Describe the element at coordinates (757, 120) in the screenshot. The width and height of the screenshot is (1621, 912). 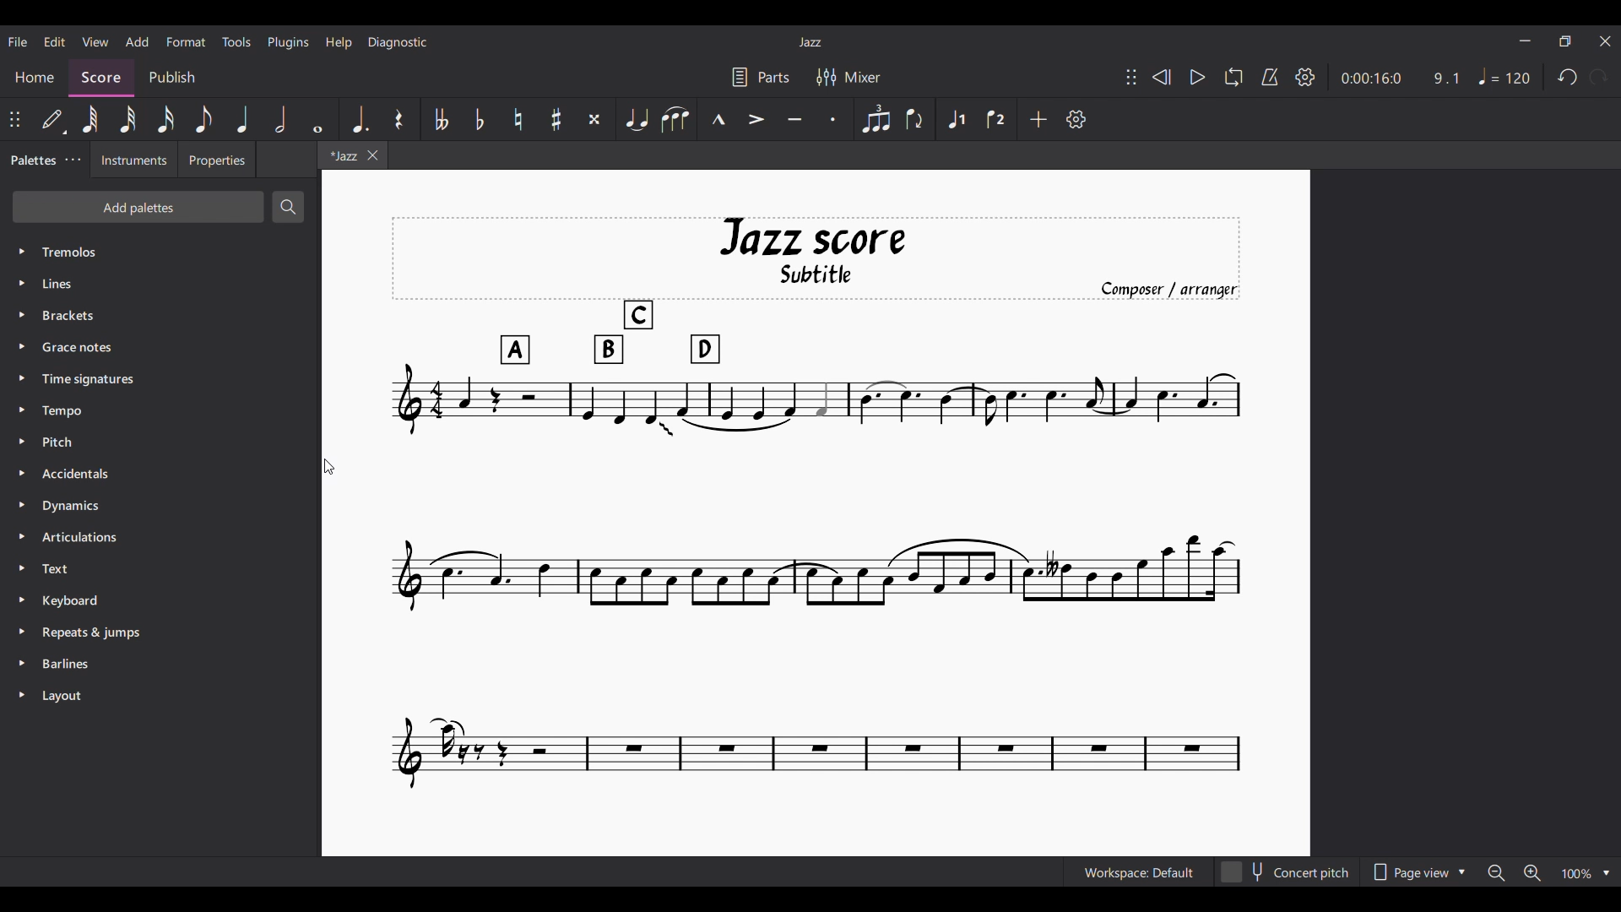
I see `Accent` at that location.